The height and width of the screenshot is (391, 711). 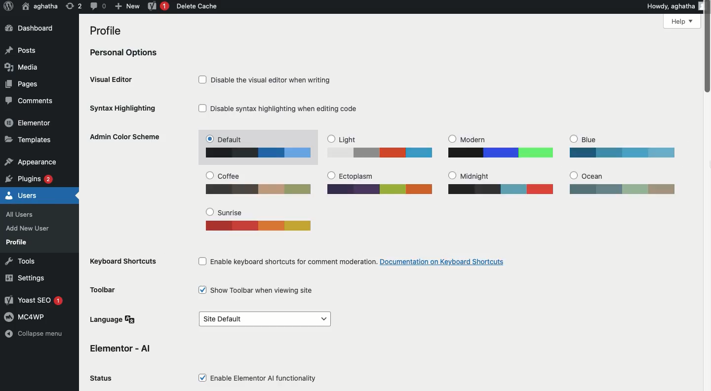 I want to click on Logo, so click(x=8, y=6).